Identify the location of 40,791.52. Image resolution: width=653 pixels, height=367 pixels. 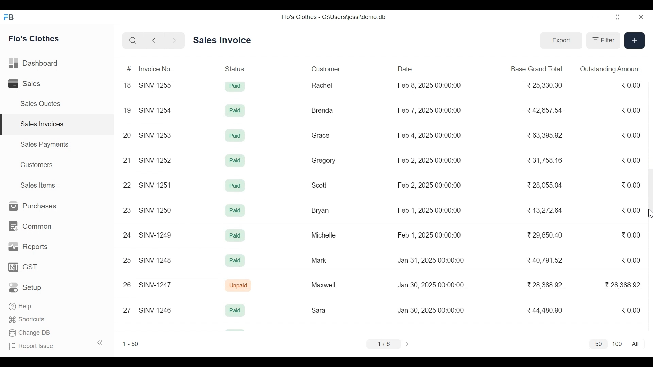
(546, 261).